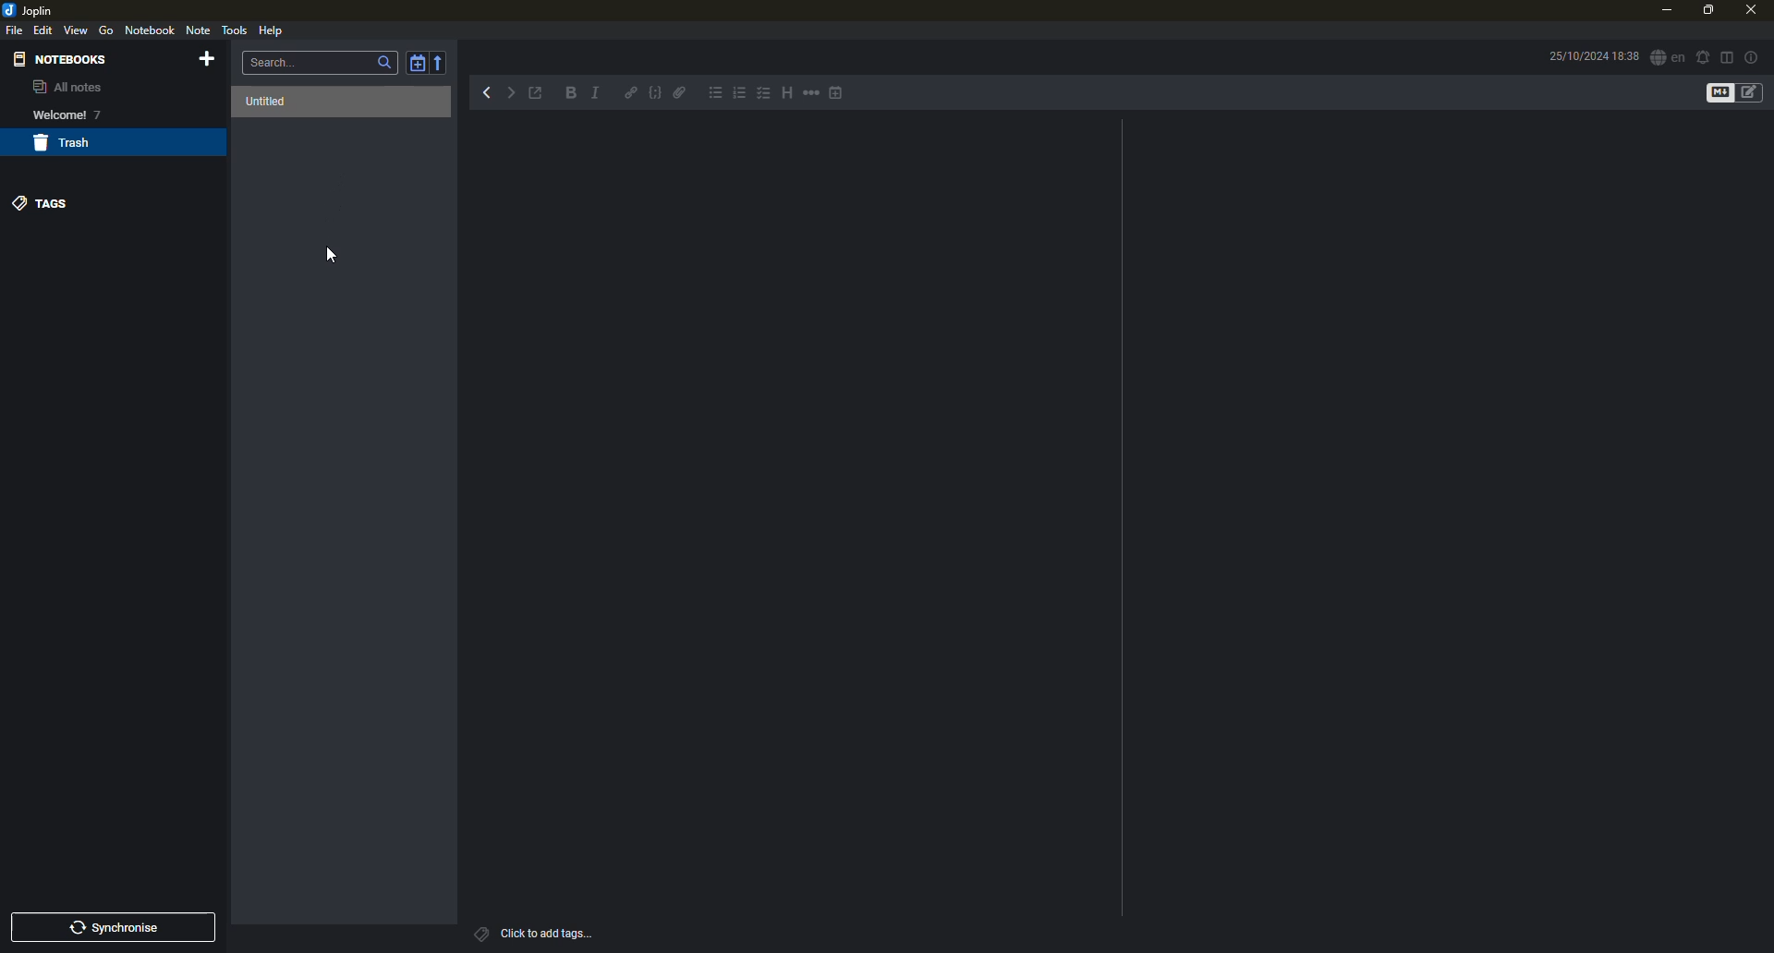 This screenshot has width=1774, height=953. Describe the element at coordinates (1702, 55) in the screenshot. I see `set alarm` at that location.